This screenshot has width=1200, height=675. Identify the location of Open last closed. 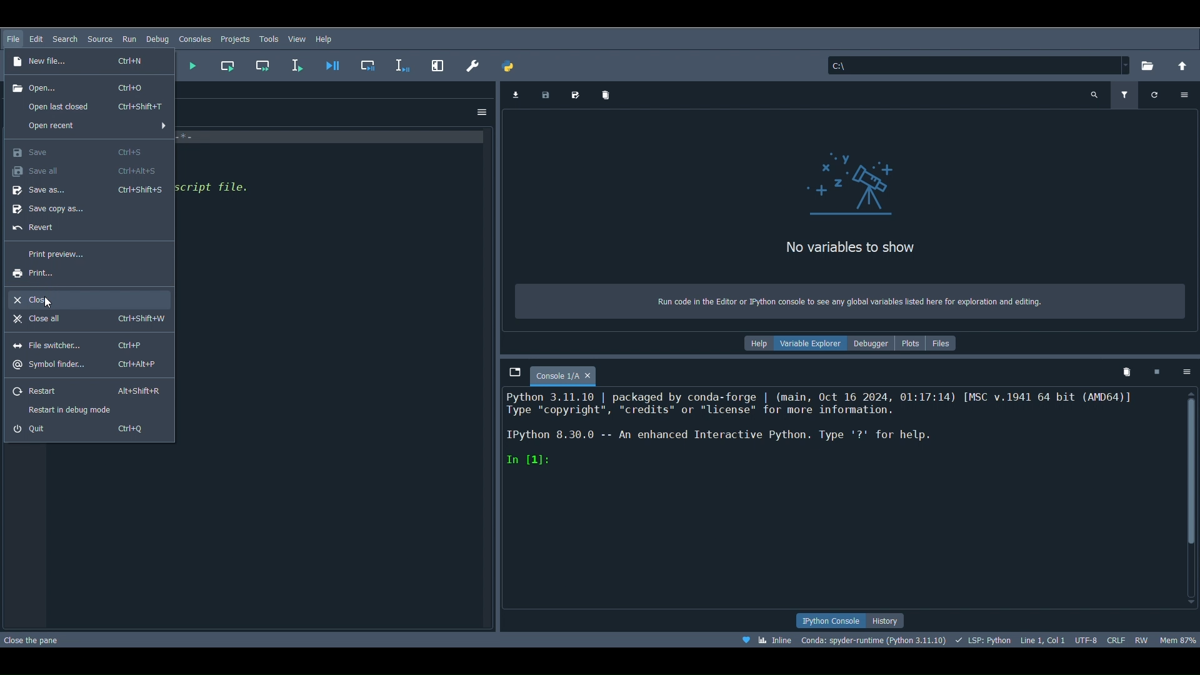
(92, 105).